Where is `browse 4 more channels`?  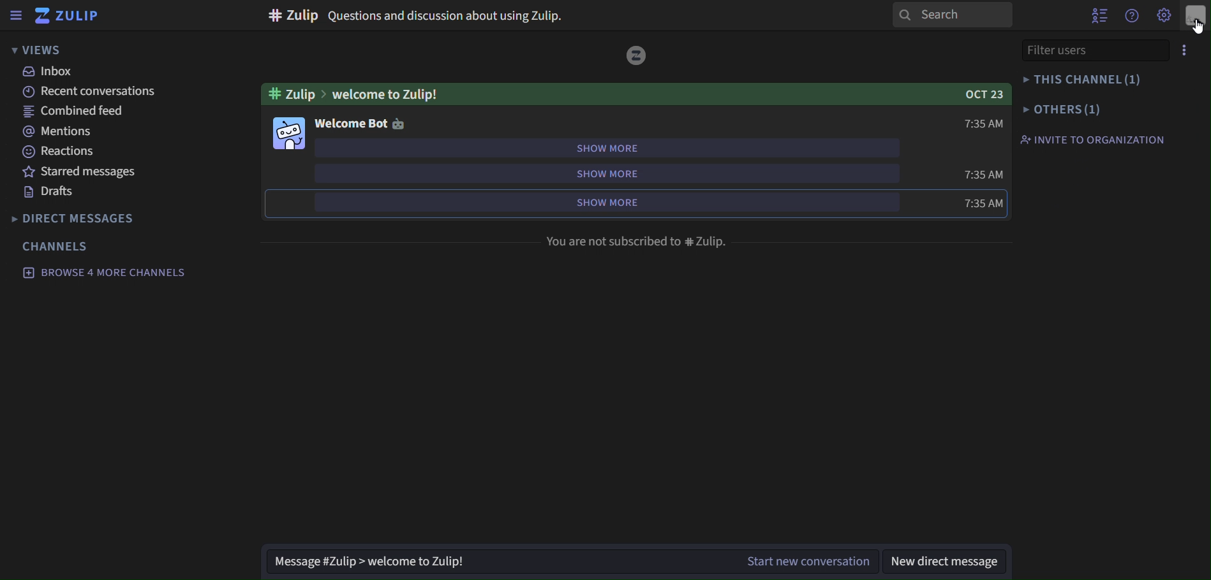 browse 4 more channels is located at coordinates (101, 273).